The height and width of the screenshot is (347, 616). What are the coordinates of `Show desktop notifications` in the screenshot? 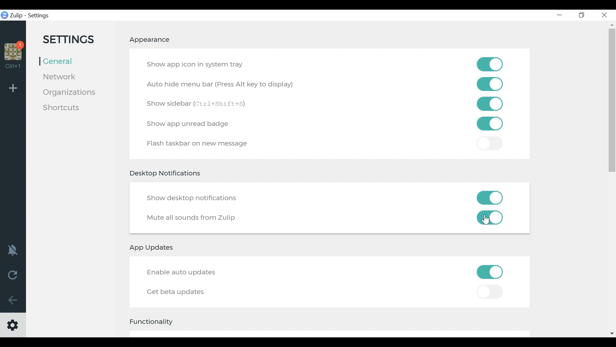 It's located at (193, 198).